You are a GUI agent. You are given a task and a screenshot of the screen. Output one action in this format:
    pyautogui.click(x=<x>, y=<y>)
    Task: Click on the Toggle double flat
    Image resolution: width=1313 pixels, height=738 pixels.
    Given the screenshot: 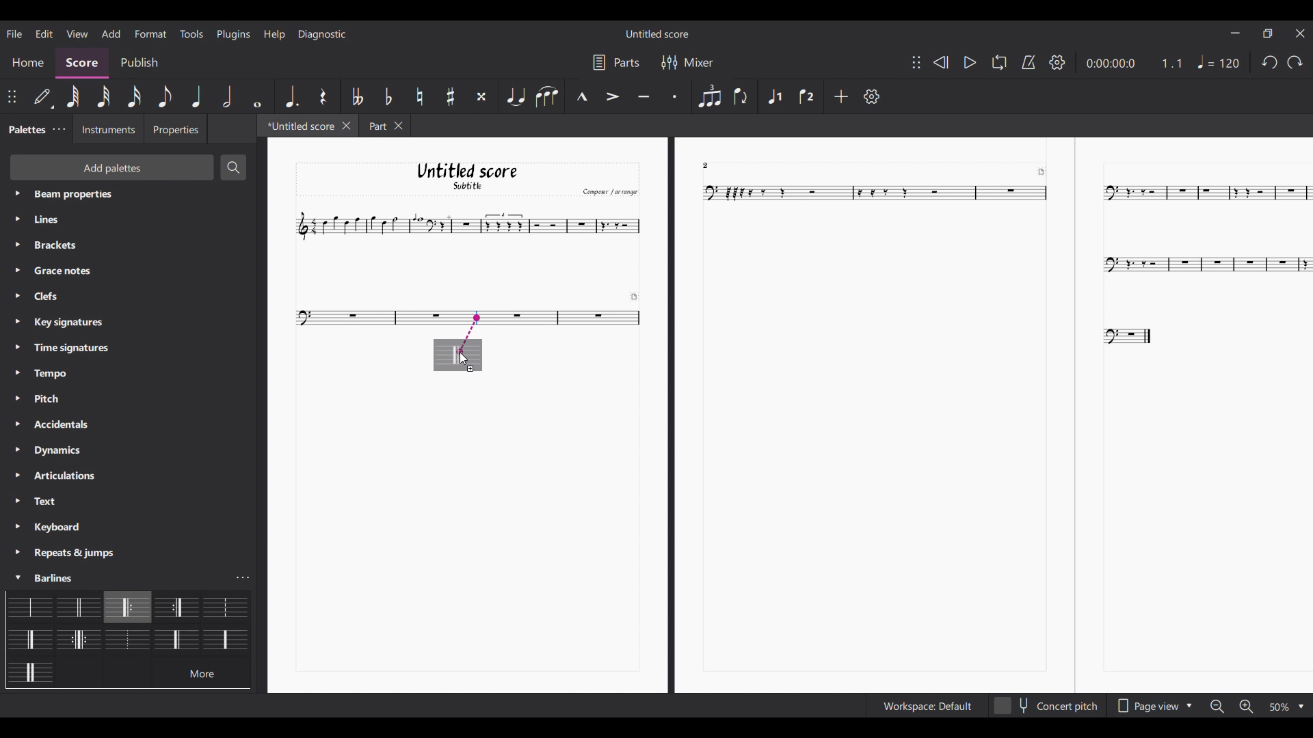 What is the action you would take?
    pyautogui.click(x=356, y=96)
    